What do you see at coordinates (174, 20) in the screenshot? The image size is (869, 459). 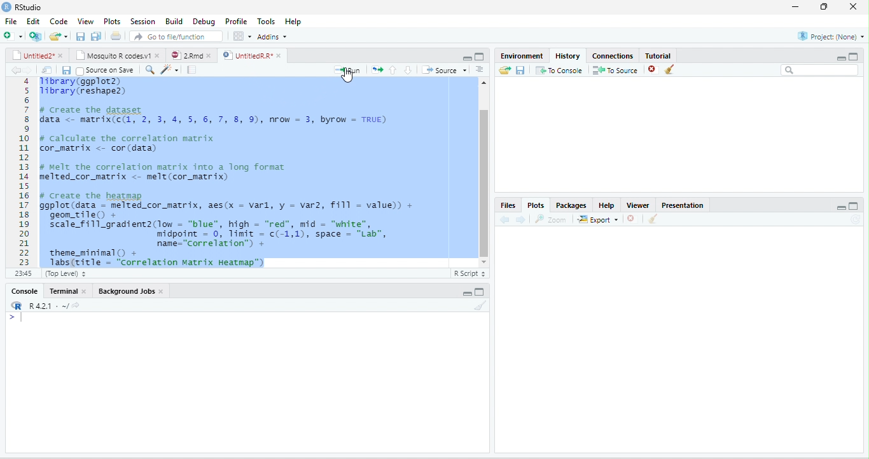 I see `build` at bounding box center [174, 20].